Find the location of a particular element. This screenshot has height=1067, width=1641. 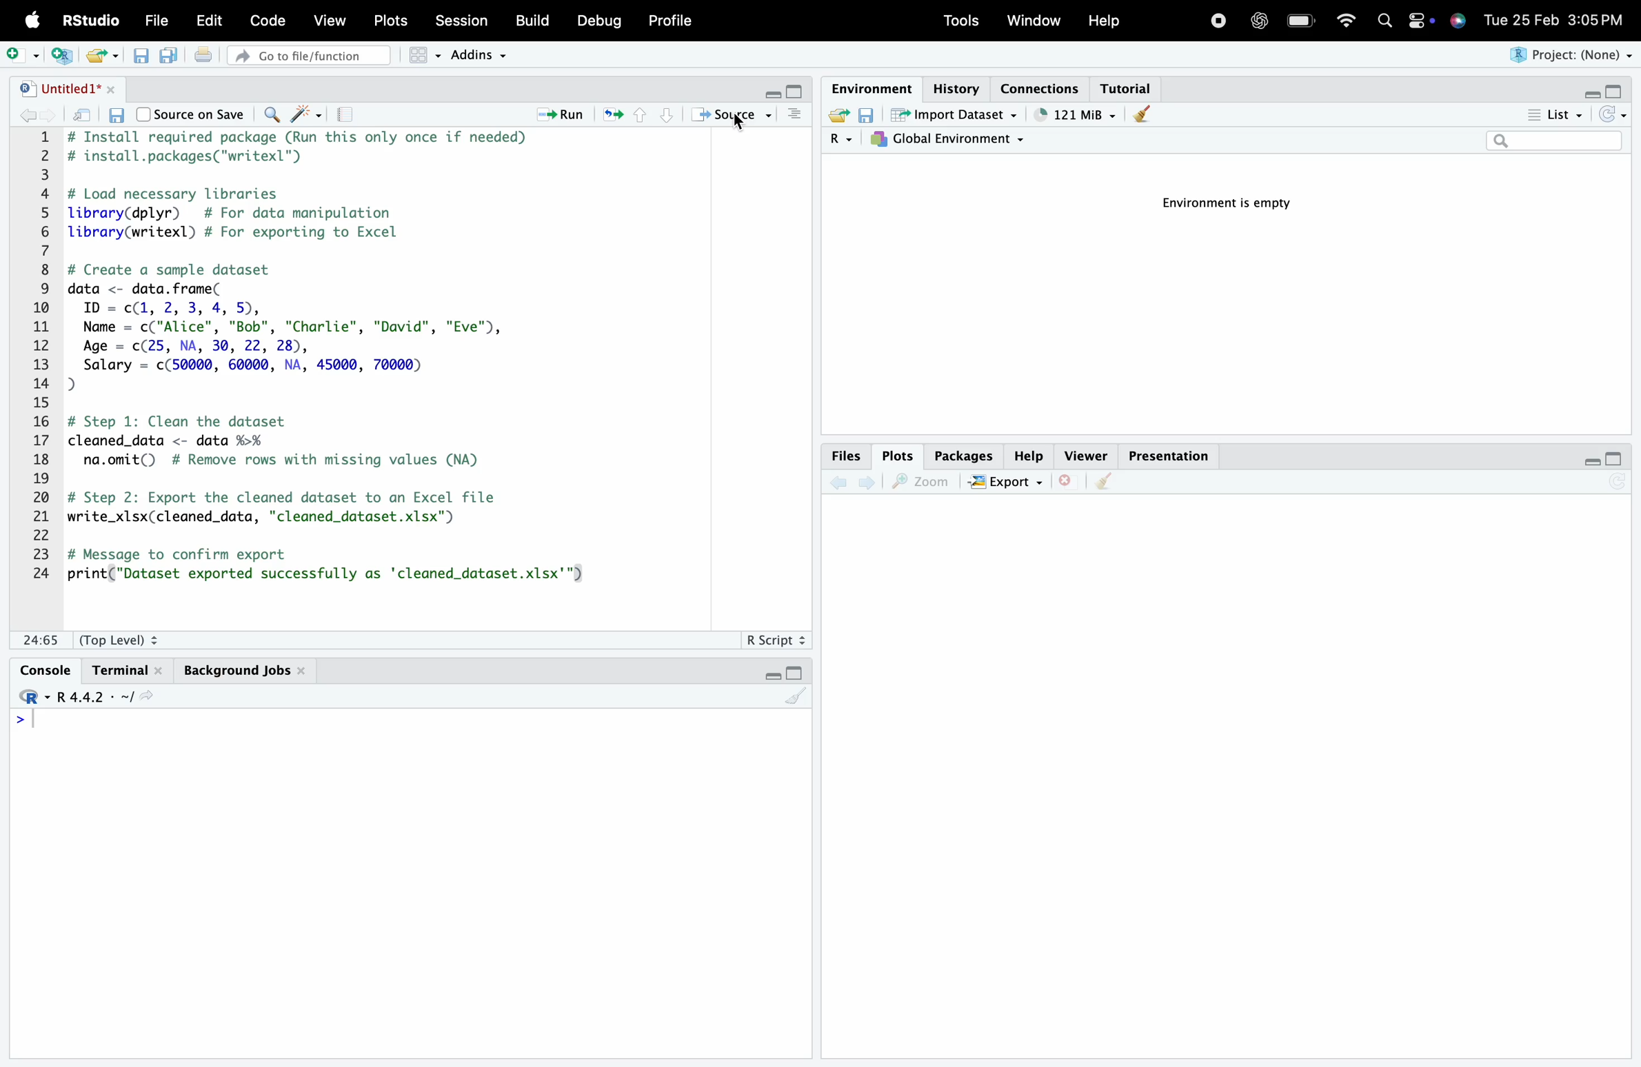

Go forward to the next source location (Ctrl + F10) is located at coordinates (52, 114).